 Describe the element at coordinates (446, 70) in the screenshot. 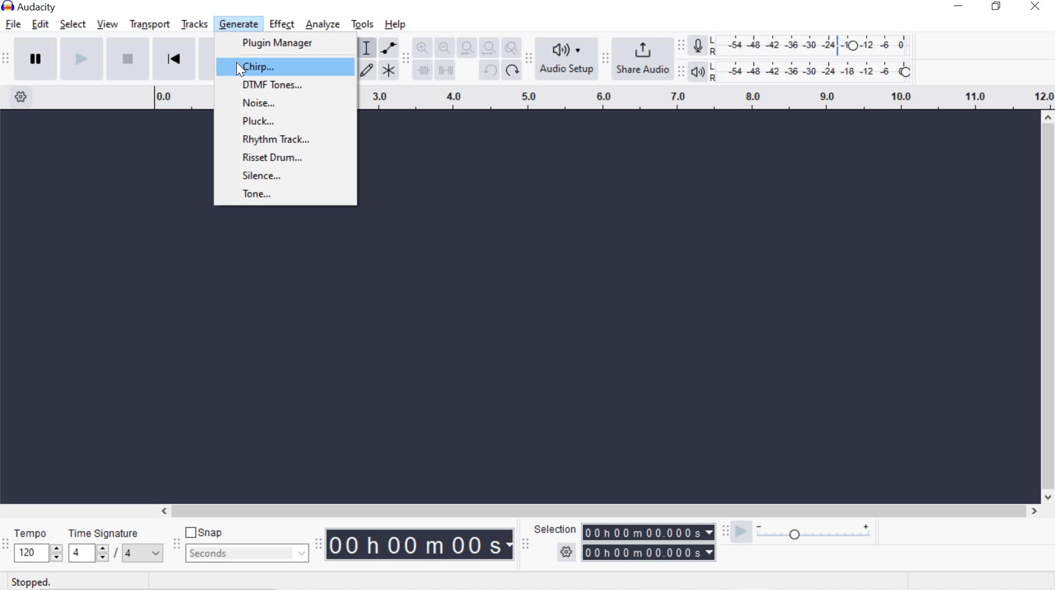

I see `silence audio selection` at that location.